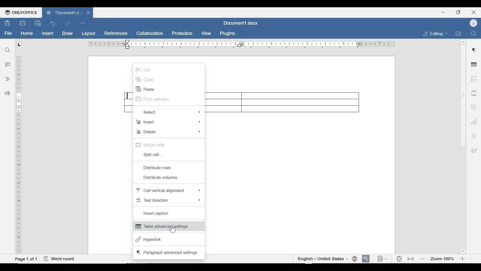 The image size is (481, 271). Describe the element at coordinates (458, 33) in the screenshot. I see `Open Filelocation` at that location.